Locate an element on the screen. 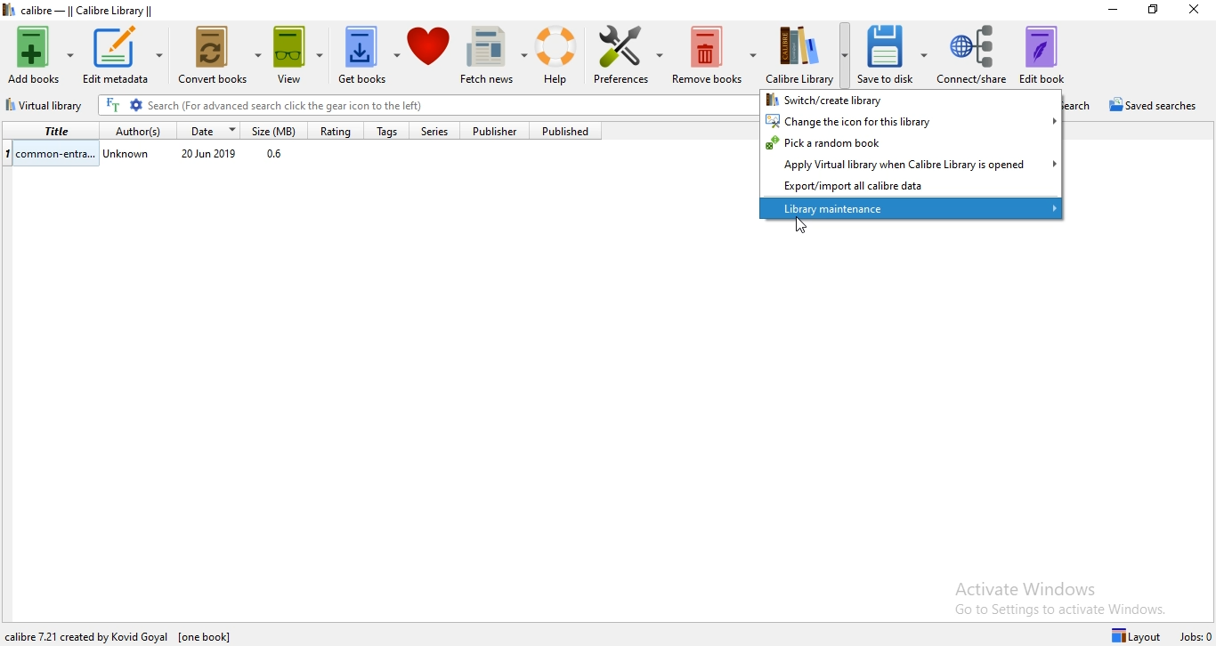 This screenshot has height=646, width=1216. Close is located at coordinates (1192, 13).